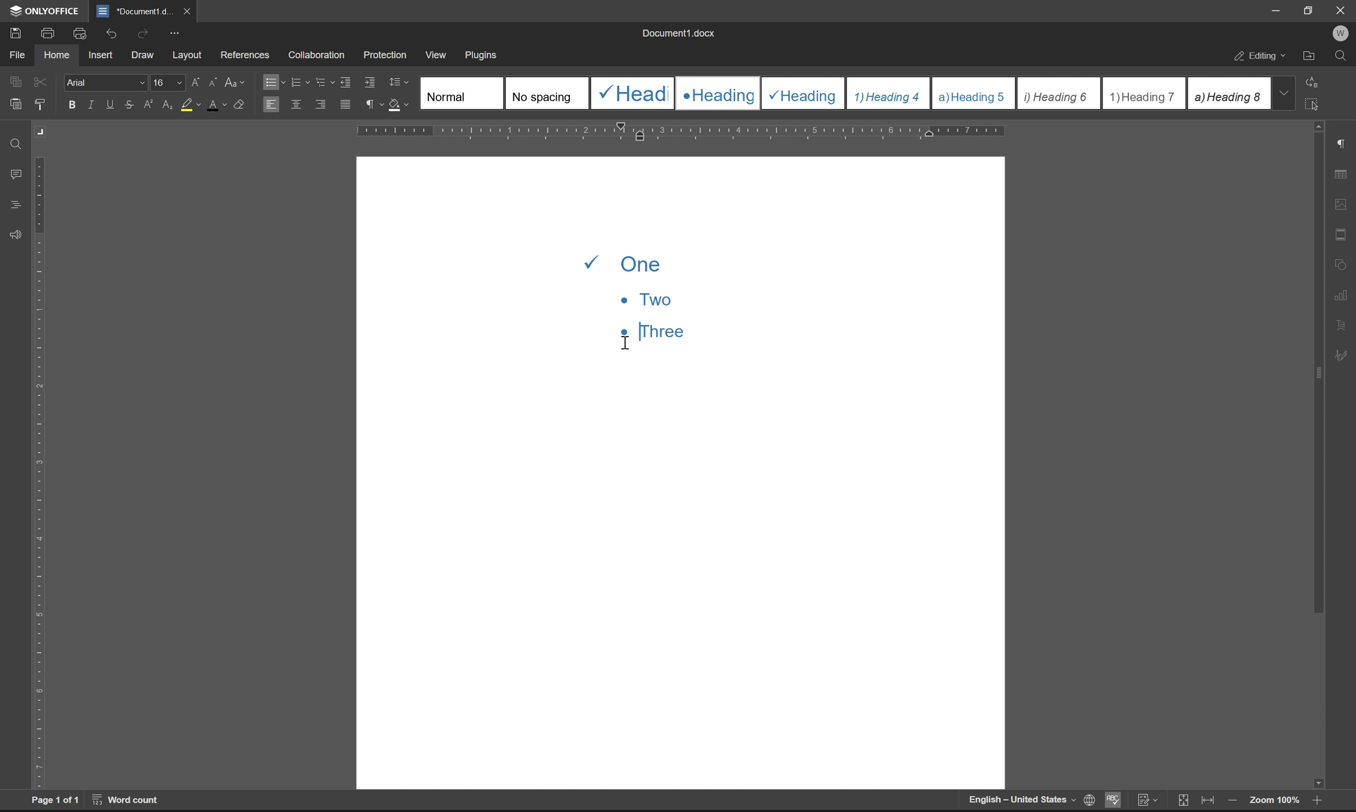 This screenshot has height=812, width=1356. Describe the element at coordinates (165, 82) in the screenshot. I see `font size` at that location.